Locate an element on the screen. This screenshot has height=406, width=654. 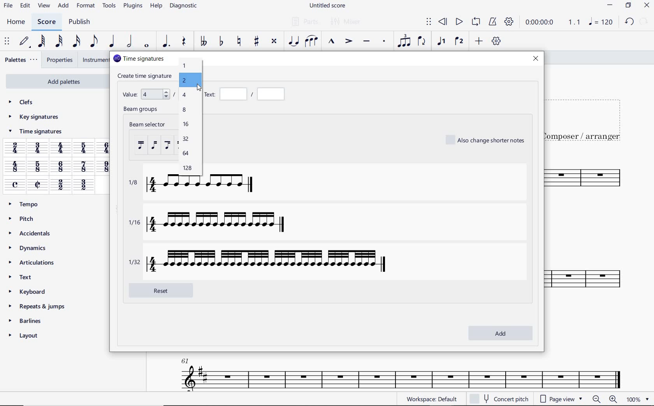
PUBLISH is located at coordinates (81, 22).